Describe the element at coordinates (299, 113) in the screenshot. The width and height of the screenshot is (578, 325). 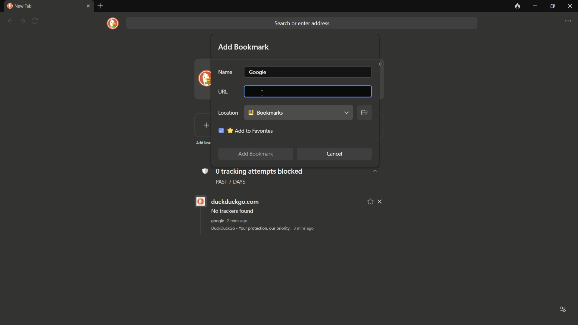
I see `bookmark` at that location.